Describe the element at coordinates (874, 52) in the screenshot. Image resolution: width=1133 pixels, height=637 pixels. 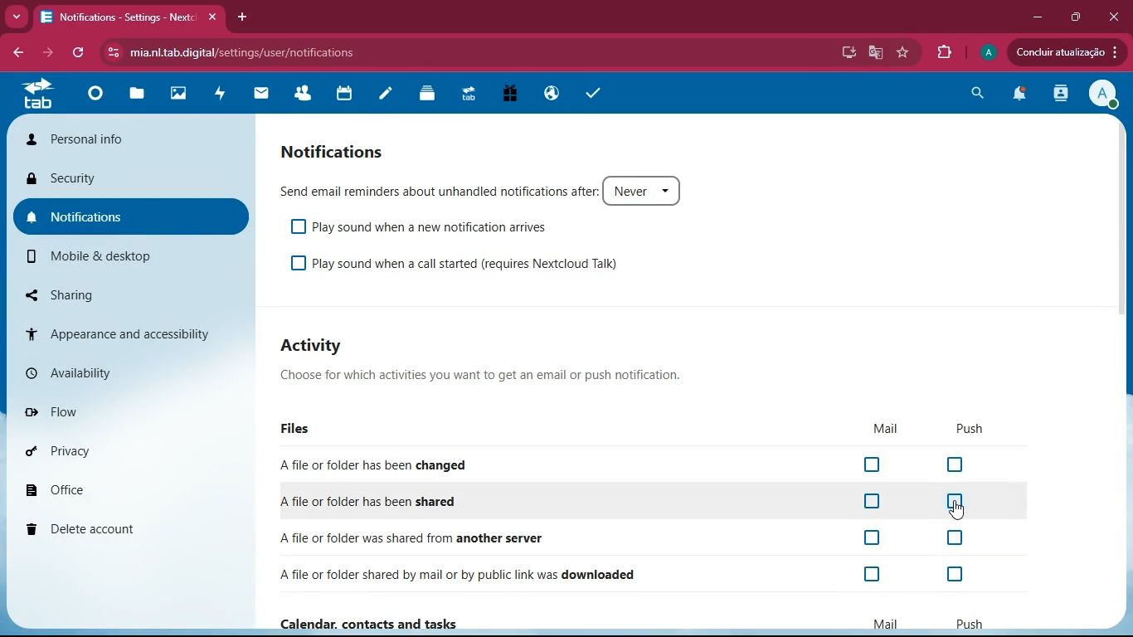
I see `google translate` at that location.